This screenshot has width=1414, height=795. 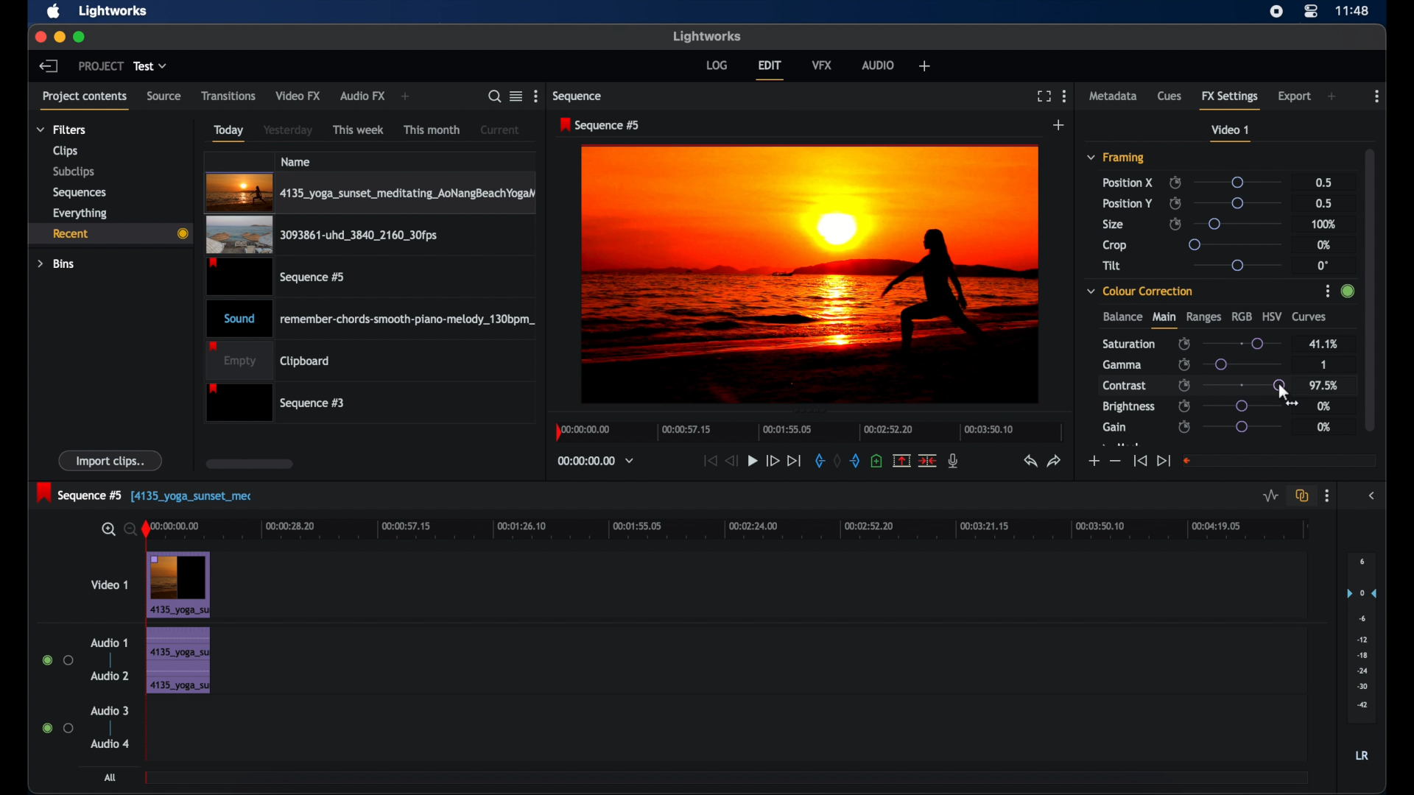 What do you see at coordinates (370, 193) in the screenshot?
I see `video clip highlighted` at bounding box center [370, 193].